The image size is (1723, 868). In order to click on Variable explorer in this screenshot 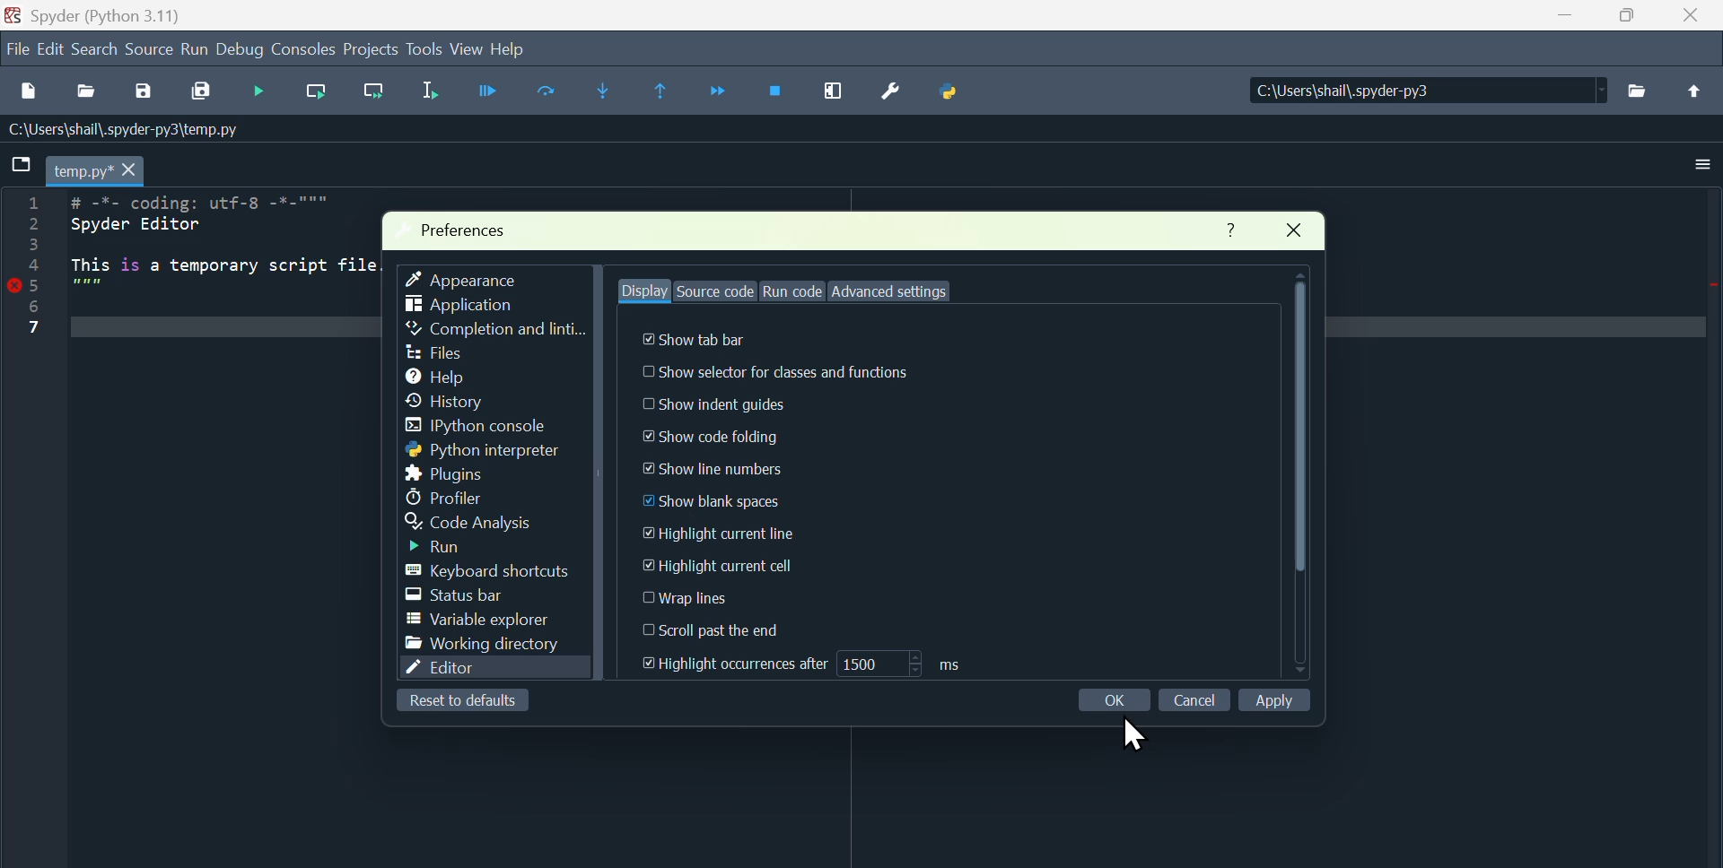, I will do `click(490, 620)`.